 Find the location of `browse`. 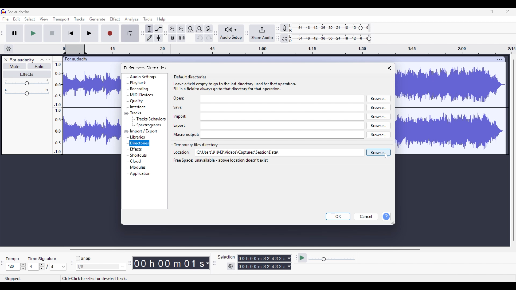

browse is located at coordinates (379, 152).